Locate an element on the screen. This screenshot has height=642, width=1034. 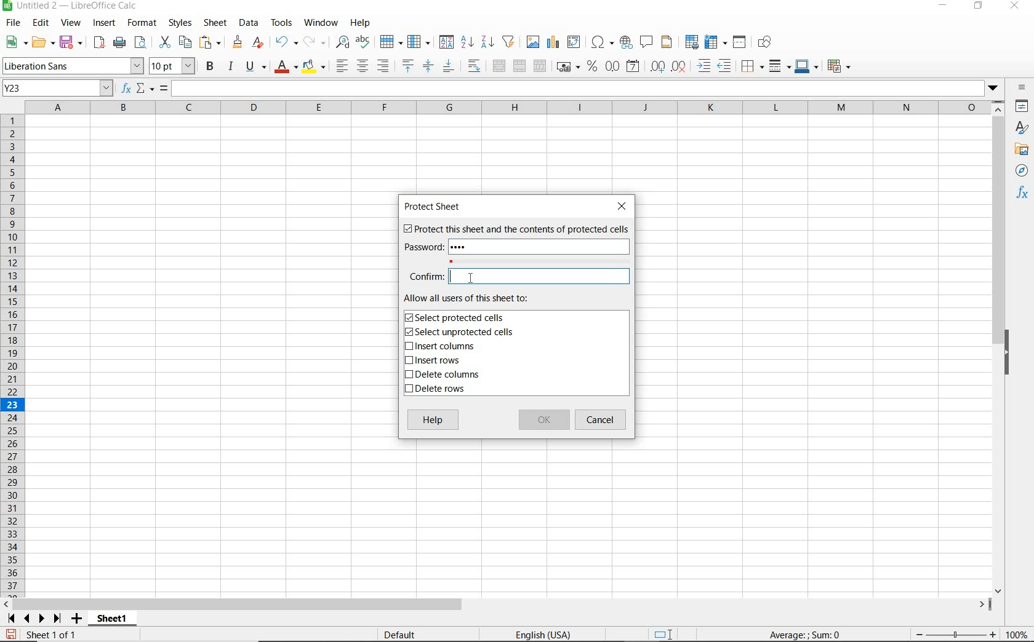
OK is located at coordinates (543, 421).